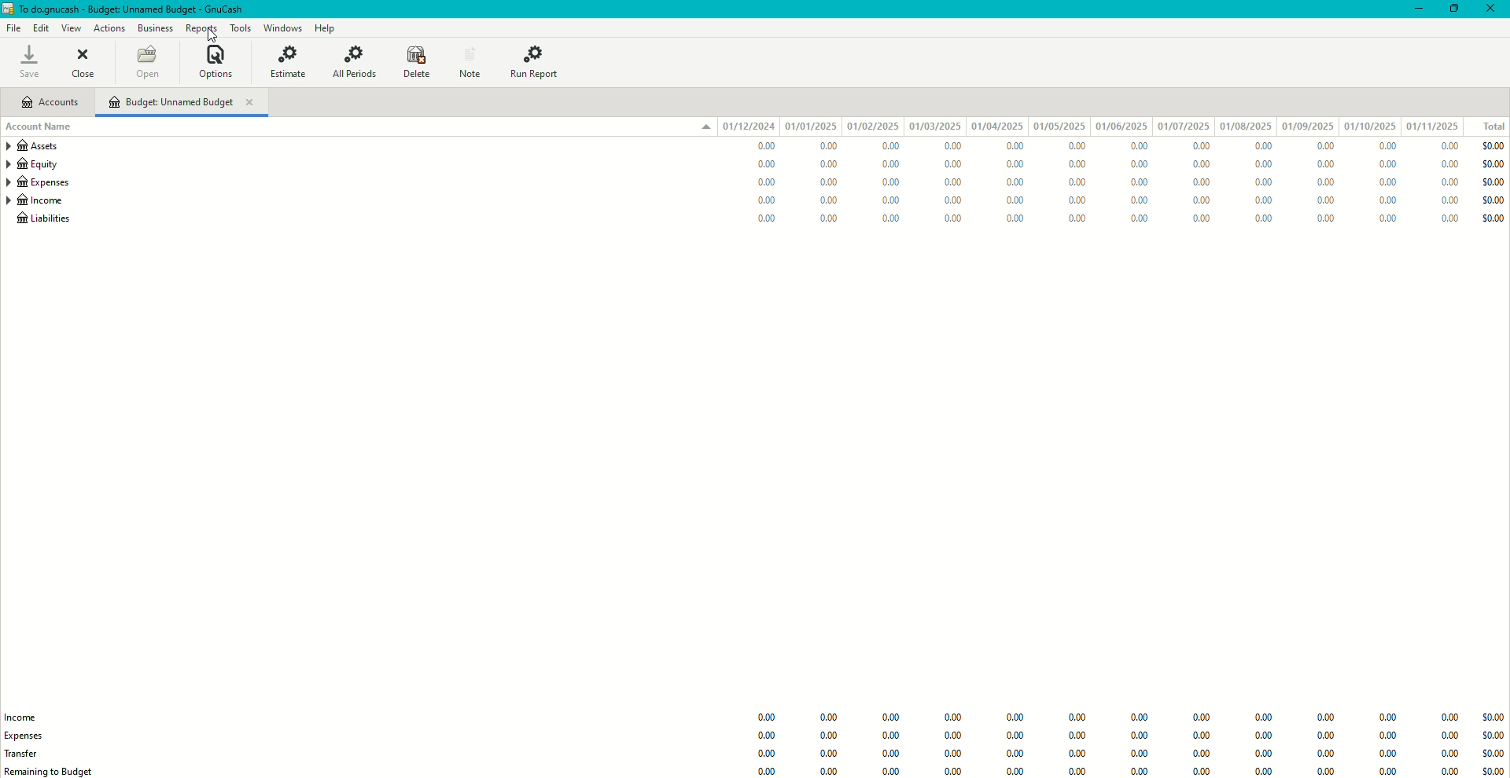 The height and width of the screenshot is (778, 1510). Describe the element at coordinates (1328, 184) in the screenshot. I see `0.00` at that location.